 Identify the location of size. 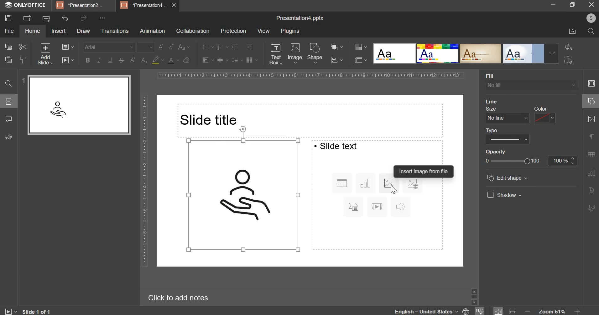
(494, 109).